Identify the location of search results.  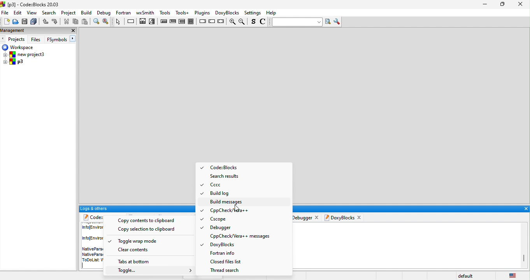
(227, 176).